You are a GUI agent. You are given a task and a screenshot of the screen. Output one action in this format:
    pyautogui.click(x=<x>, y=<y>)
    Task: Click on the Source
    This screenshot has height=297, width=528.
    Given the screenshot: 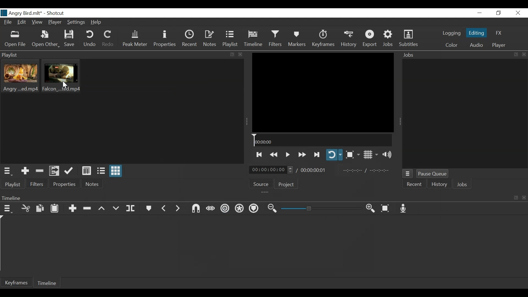 What is the action you would take?
    pyautogui.click(x=263, y=183)
    